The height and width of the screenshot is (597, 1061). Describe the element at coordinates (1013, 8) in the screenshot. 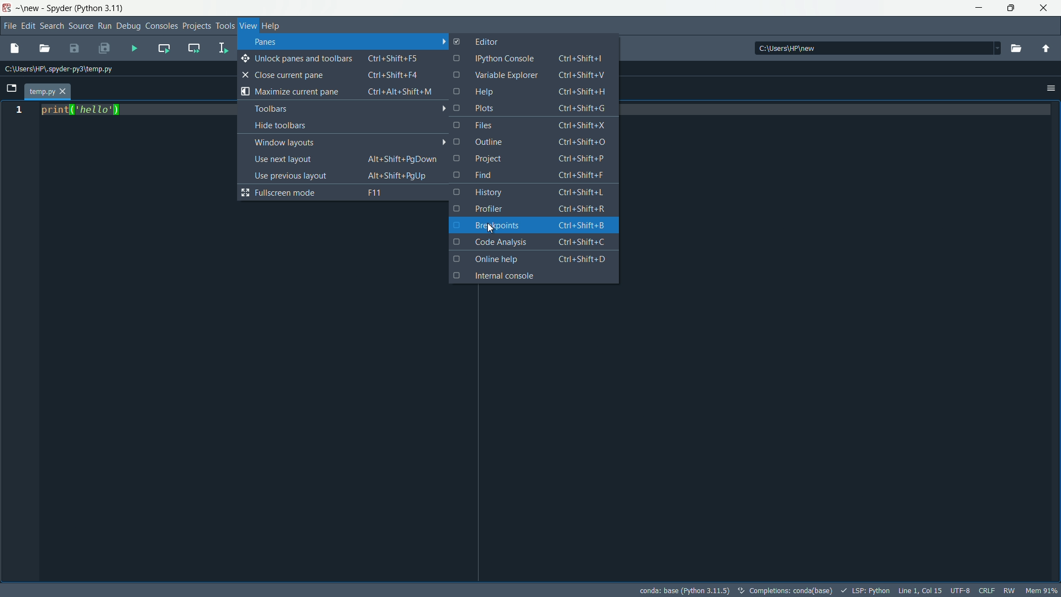

I see `maximize` at that location.